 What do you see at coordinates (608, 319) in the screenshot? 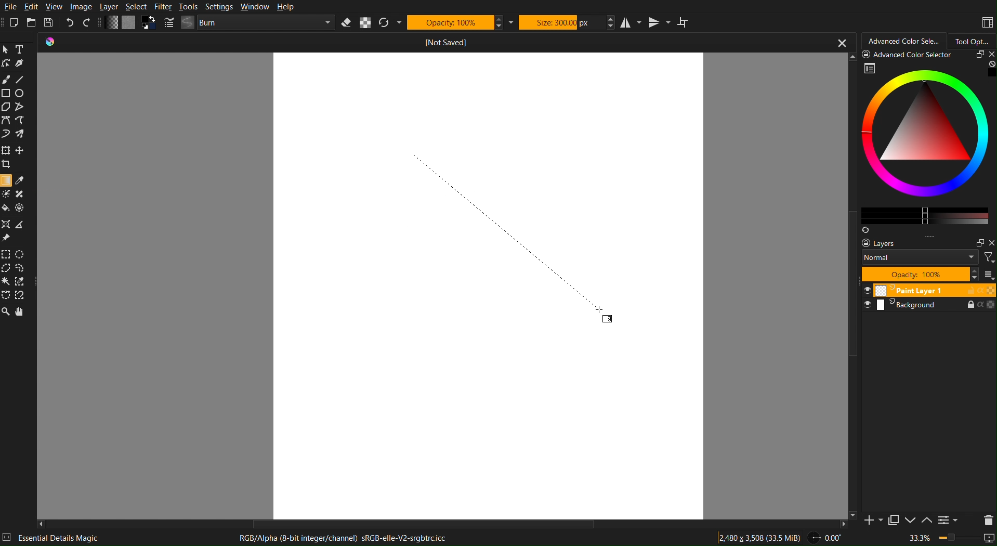
I see `Gradient` at bounding box center [608, 319].